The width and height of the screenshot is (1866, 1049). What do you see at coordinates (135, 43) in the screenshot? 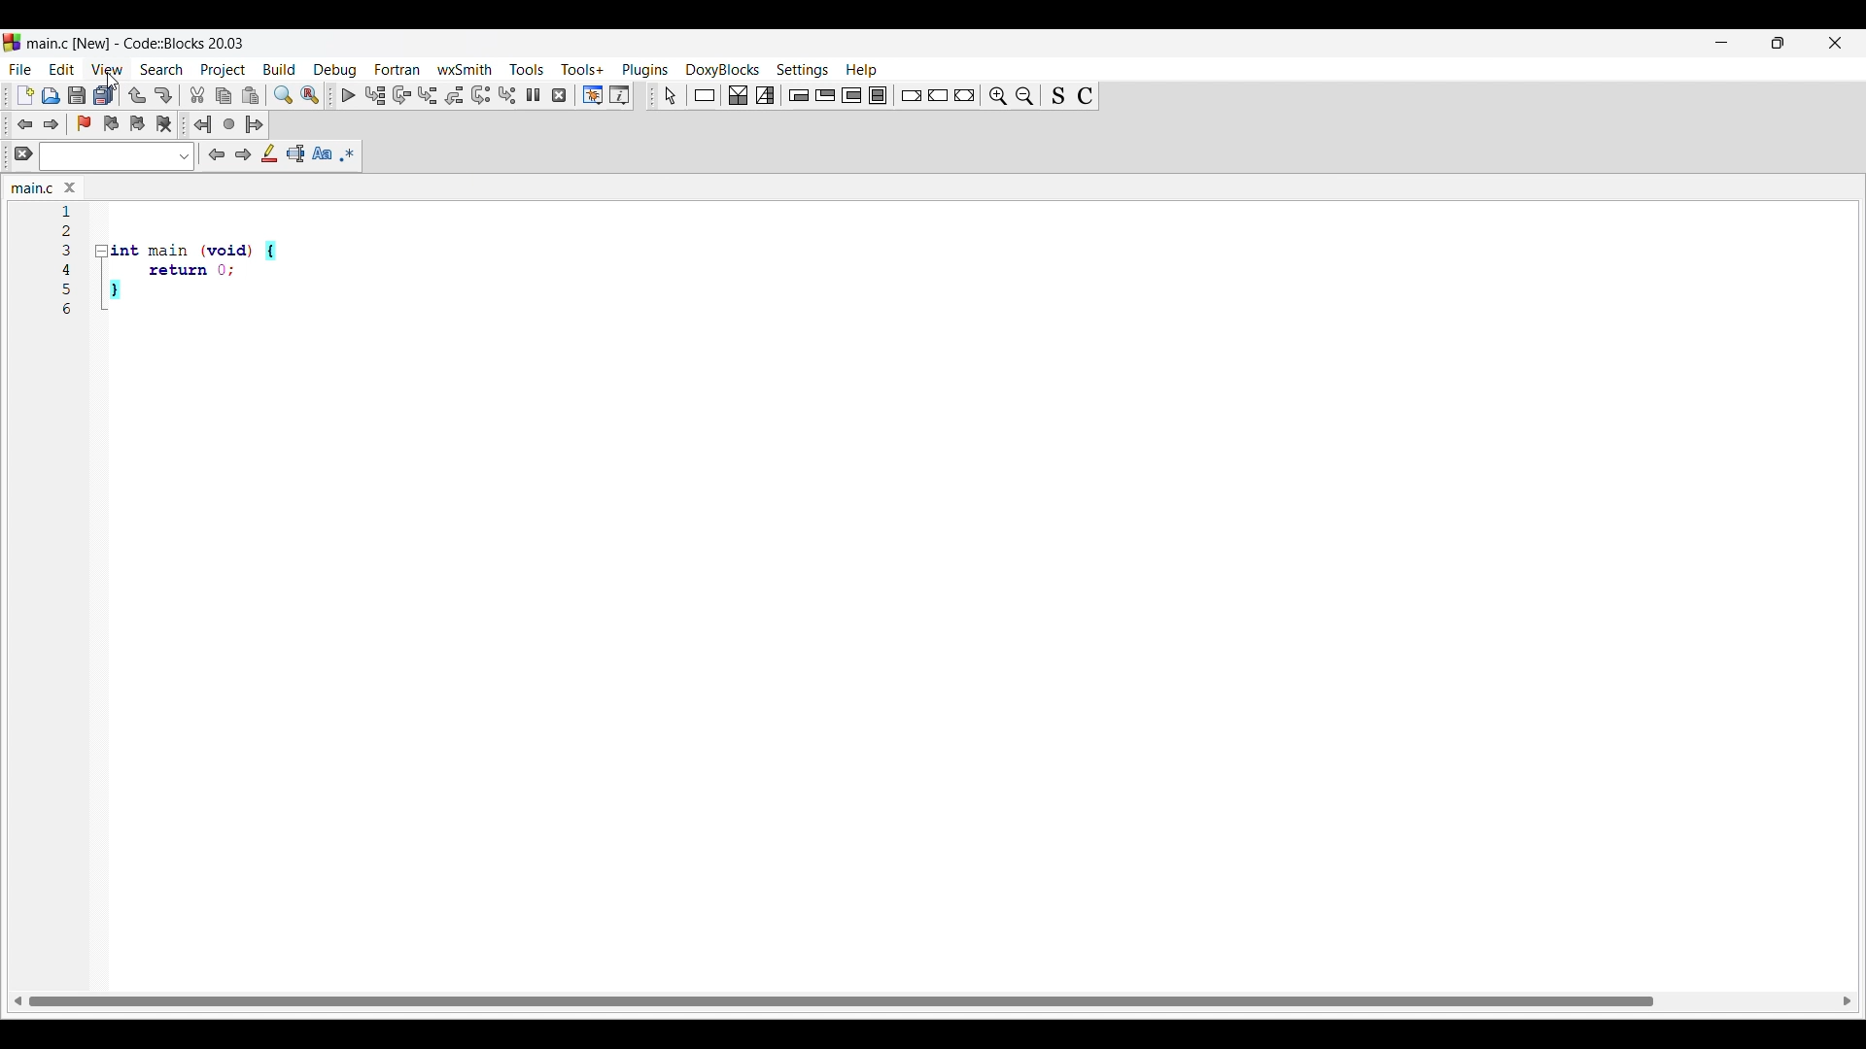
I see `Project name, software name and version` at bounding box center [135, 43].